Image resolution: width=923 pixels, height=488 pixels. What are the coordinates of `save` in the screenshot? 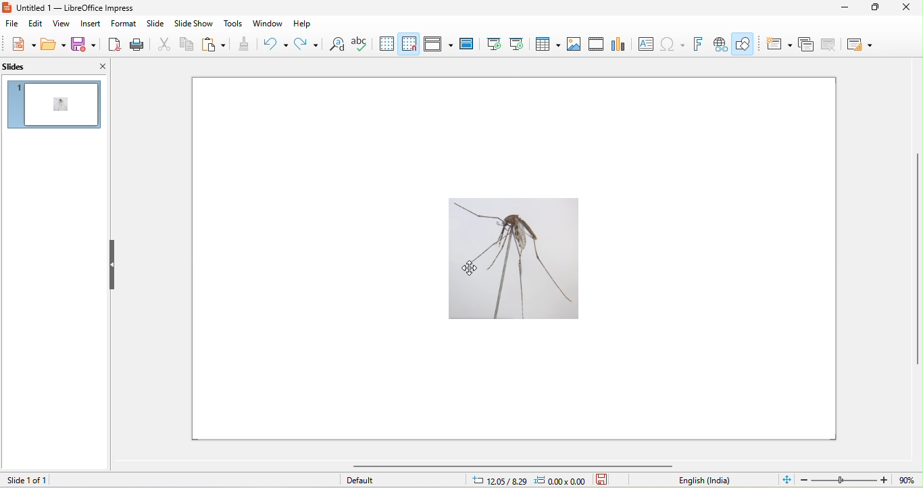 It's located at (85, 45).